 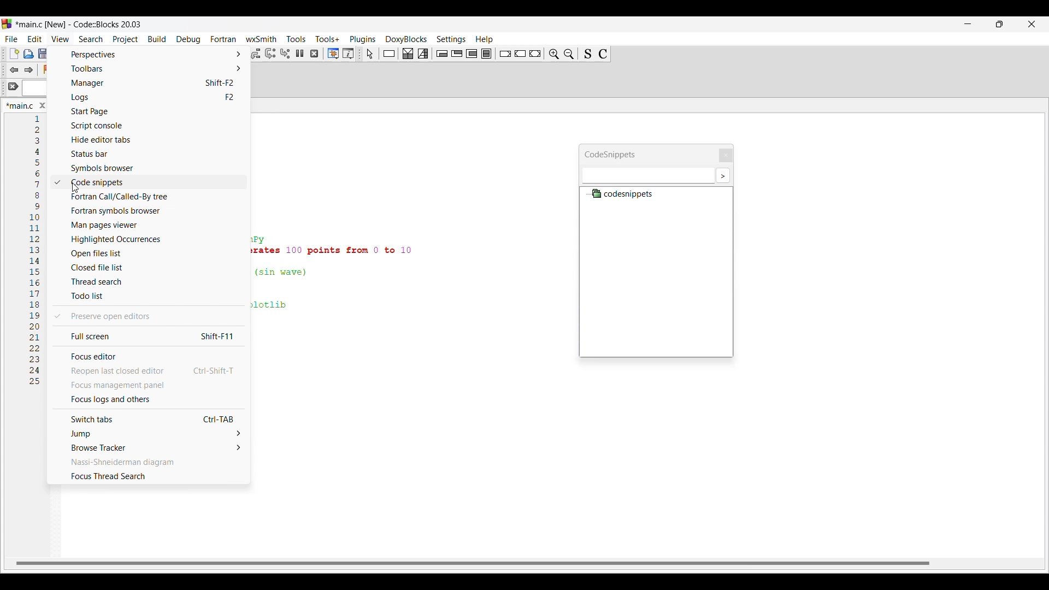 What do you see at coordinates (157, 296) in the screenshot?
I see `Todo list` at bounding box center [157, 296].